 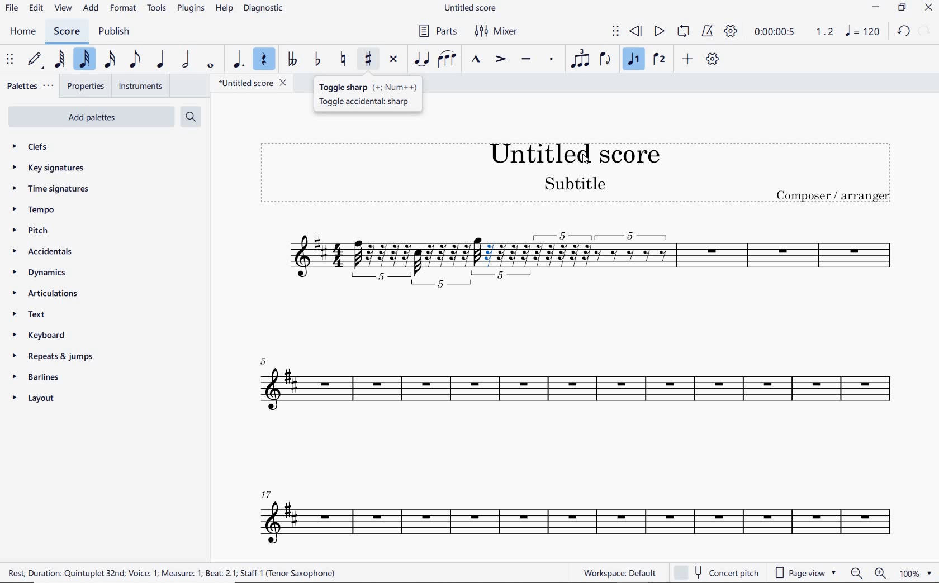 What do you see at coordinates (732, 31) in the screenshot?
I see `PLAYBACK SETTINGS` at bounding box center [732, 31].